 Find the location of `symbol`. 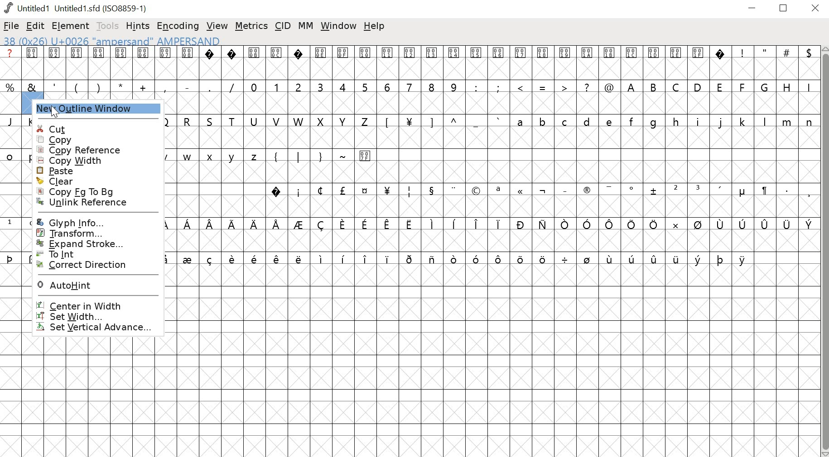

symbol is located at coordinates (654, 190).